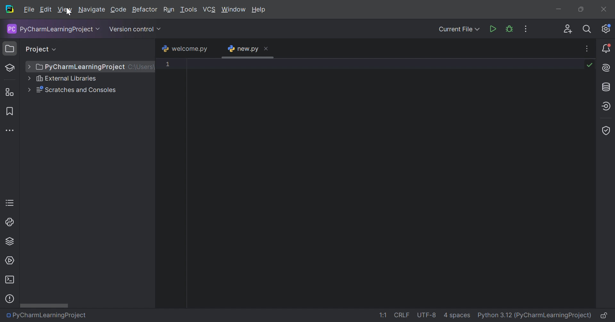  What do you see at coordinates (29, 78) in the screenshot?
I see `Drop down` at bounding box center [29, 78].